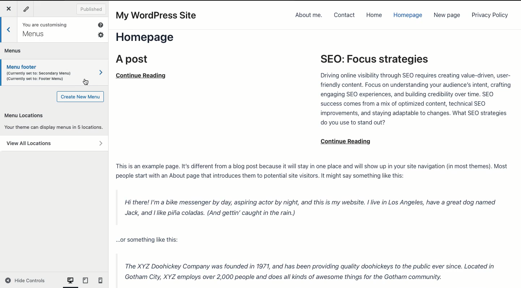 The image size is (521, 288). Describe the element at coordinates (85, 281) in the screenshot. I see `tablet view` at that location.